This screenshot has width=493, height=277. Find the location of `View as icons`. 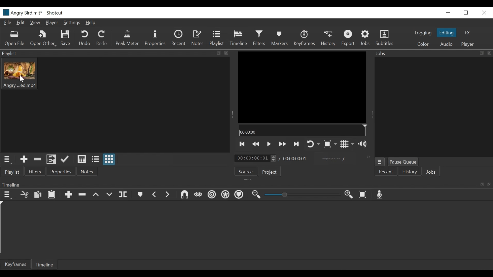

View as icons is located at coordinates (109, 160).